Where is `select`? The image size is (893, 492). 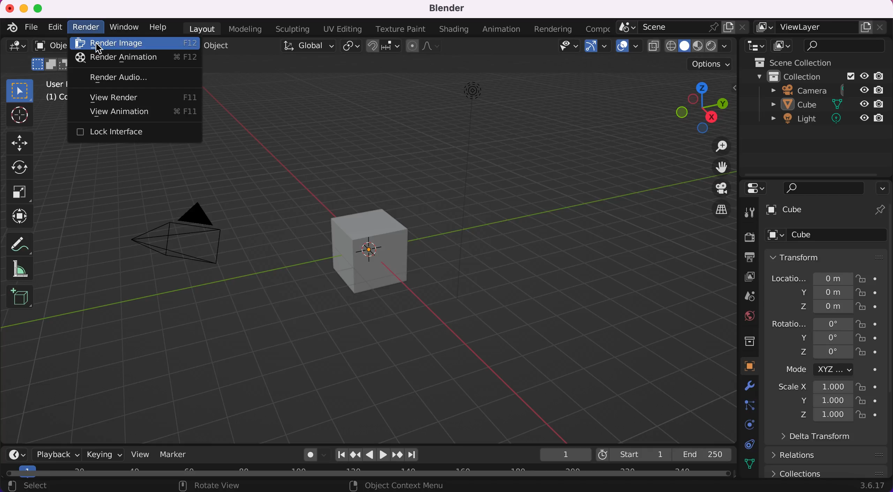
select is located at coordinates (44, 485).